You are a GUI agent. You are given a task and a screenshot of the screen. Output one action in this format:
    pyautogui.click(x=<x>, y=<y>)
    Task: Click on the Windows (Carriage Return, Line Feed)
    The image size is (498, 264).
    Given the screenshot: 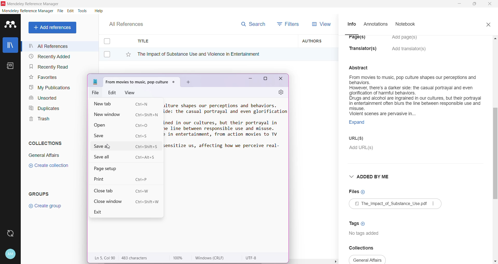 What is the action you would take?
    pyautogui.click(x=213, y=258)
    